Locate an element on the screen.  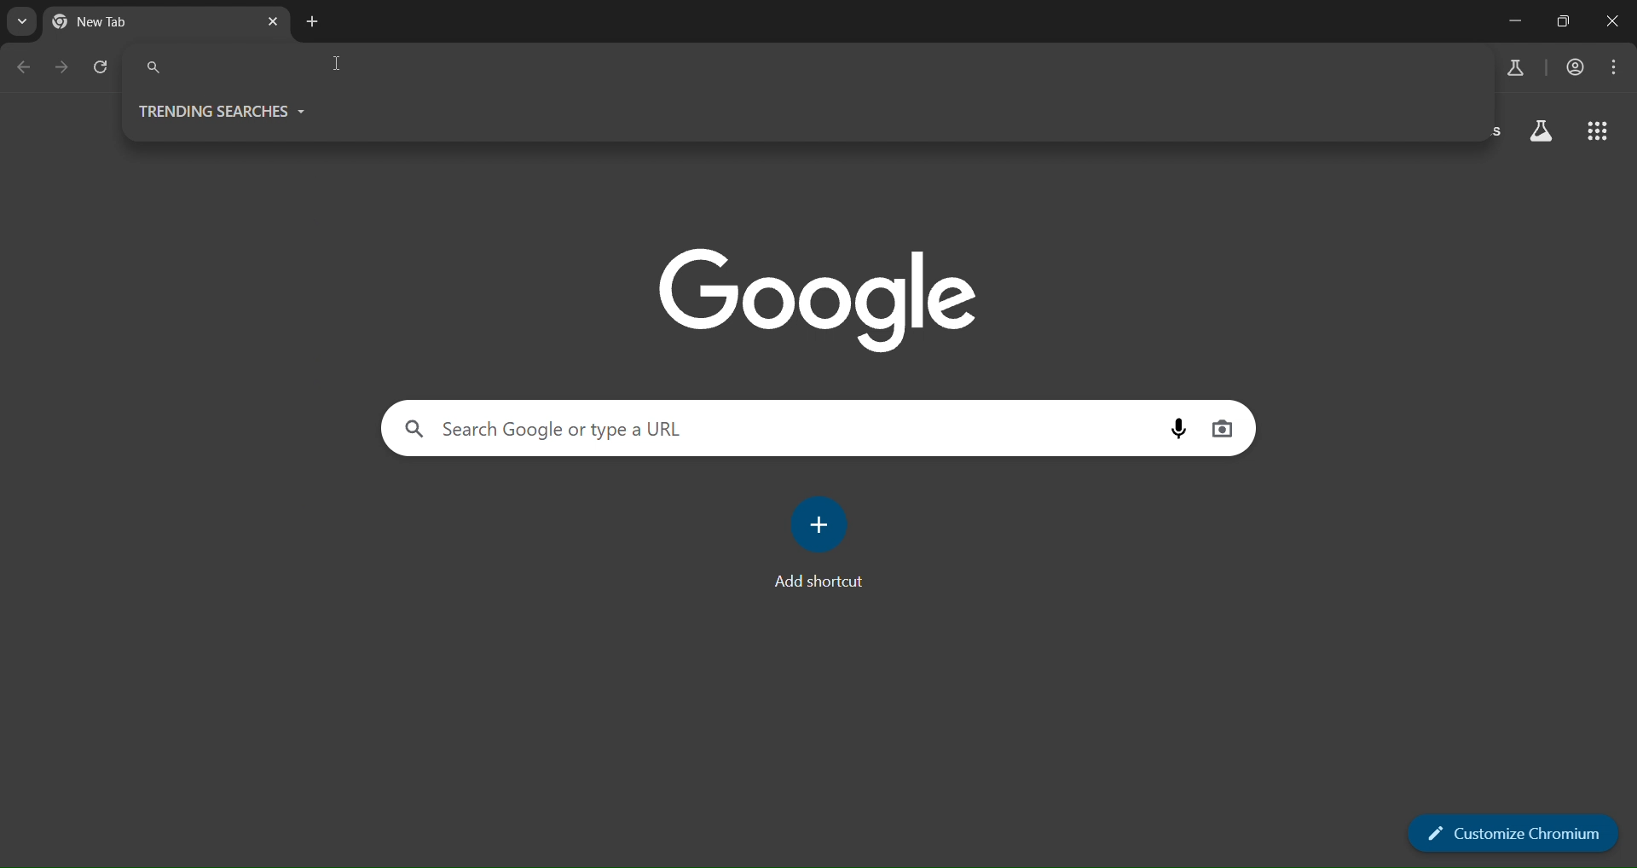
reload page is located at coordinates (99, 67).